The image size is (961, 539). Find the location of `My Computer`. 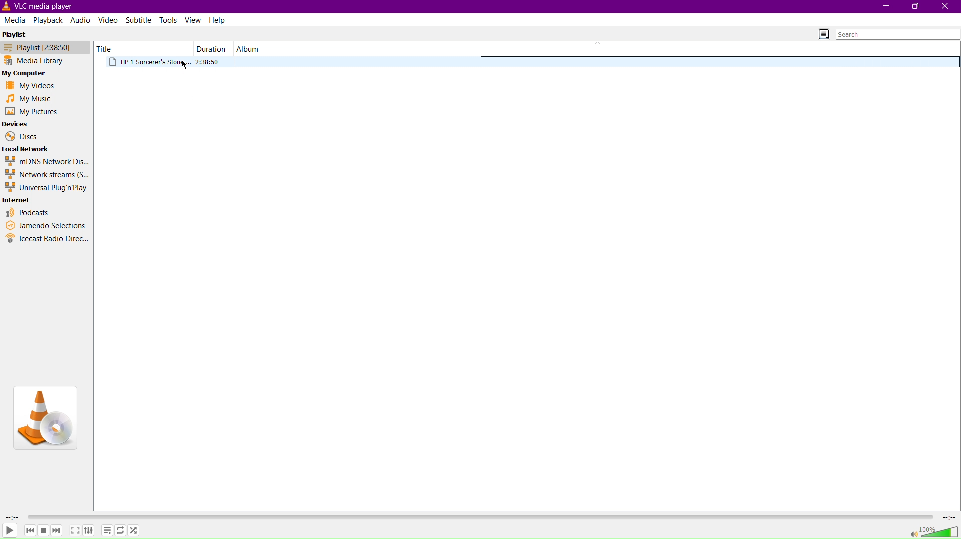

My Computer is located at coordinates (28, 72).